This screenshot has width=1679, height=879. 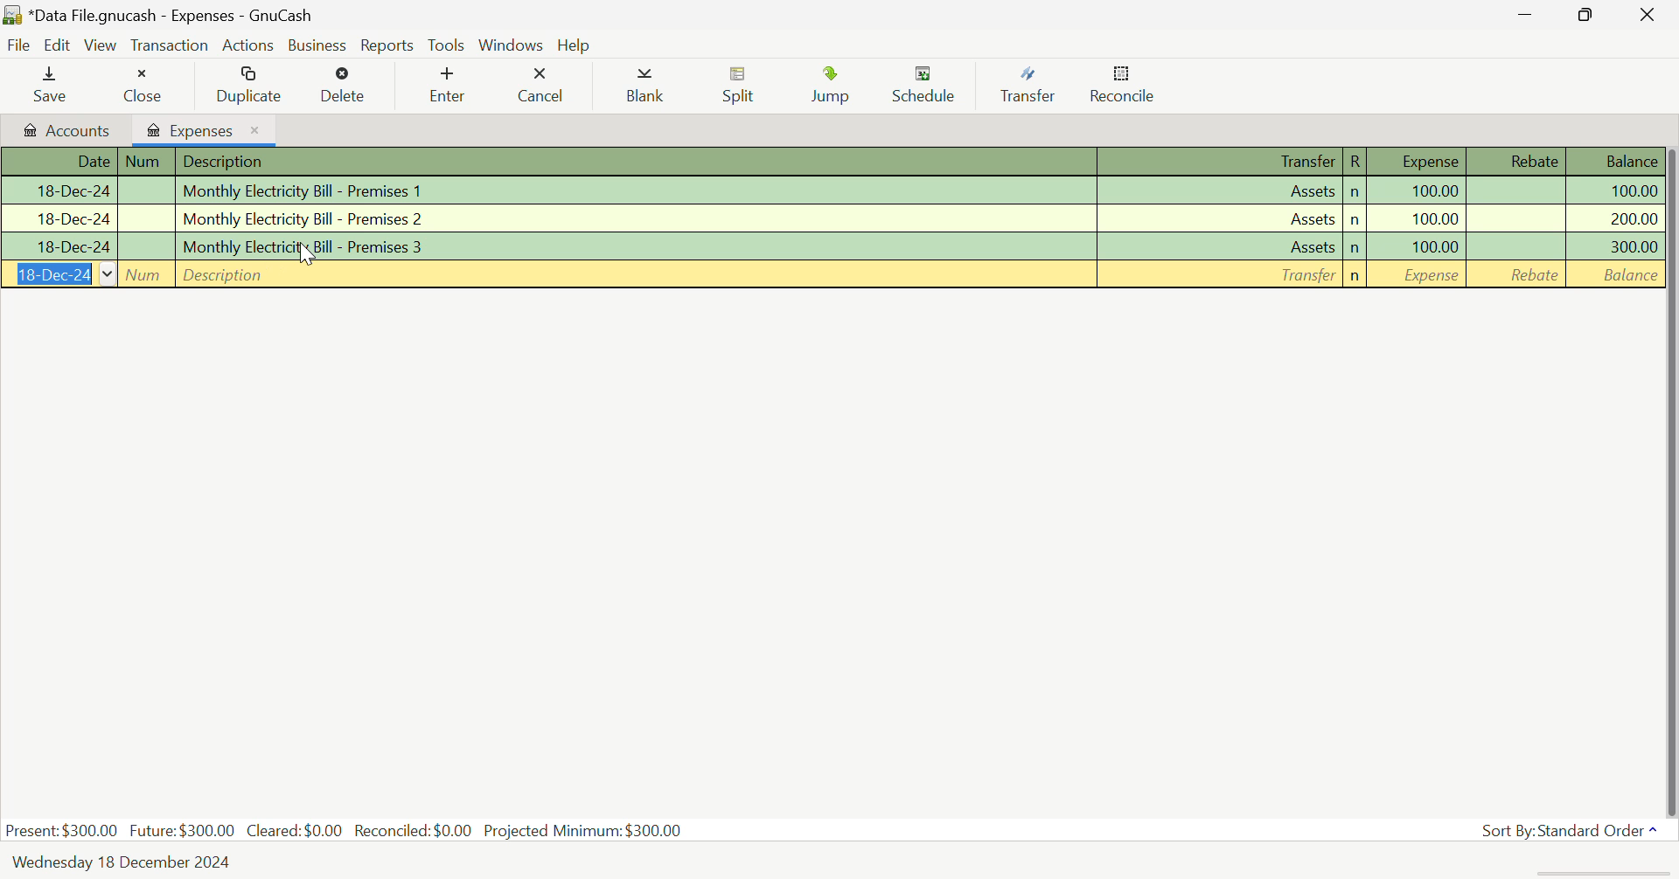 I want to click on *Data File.gnucash - Expenses - GnuCash, so click(x=171, y=15).